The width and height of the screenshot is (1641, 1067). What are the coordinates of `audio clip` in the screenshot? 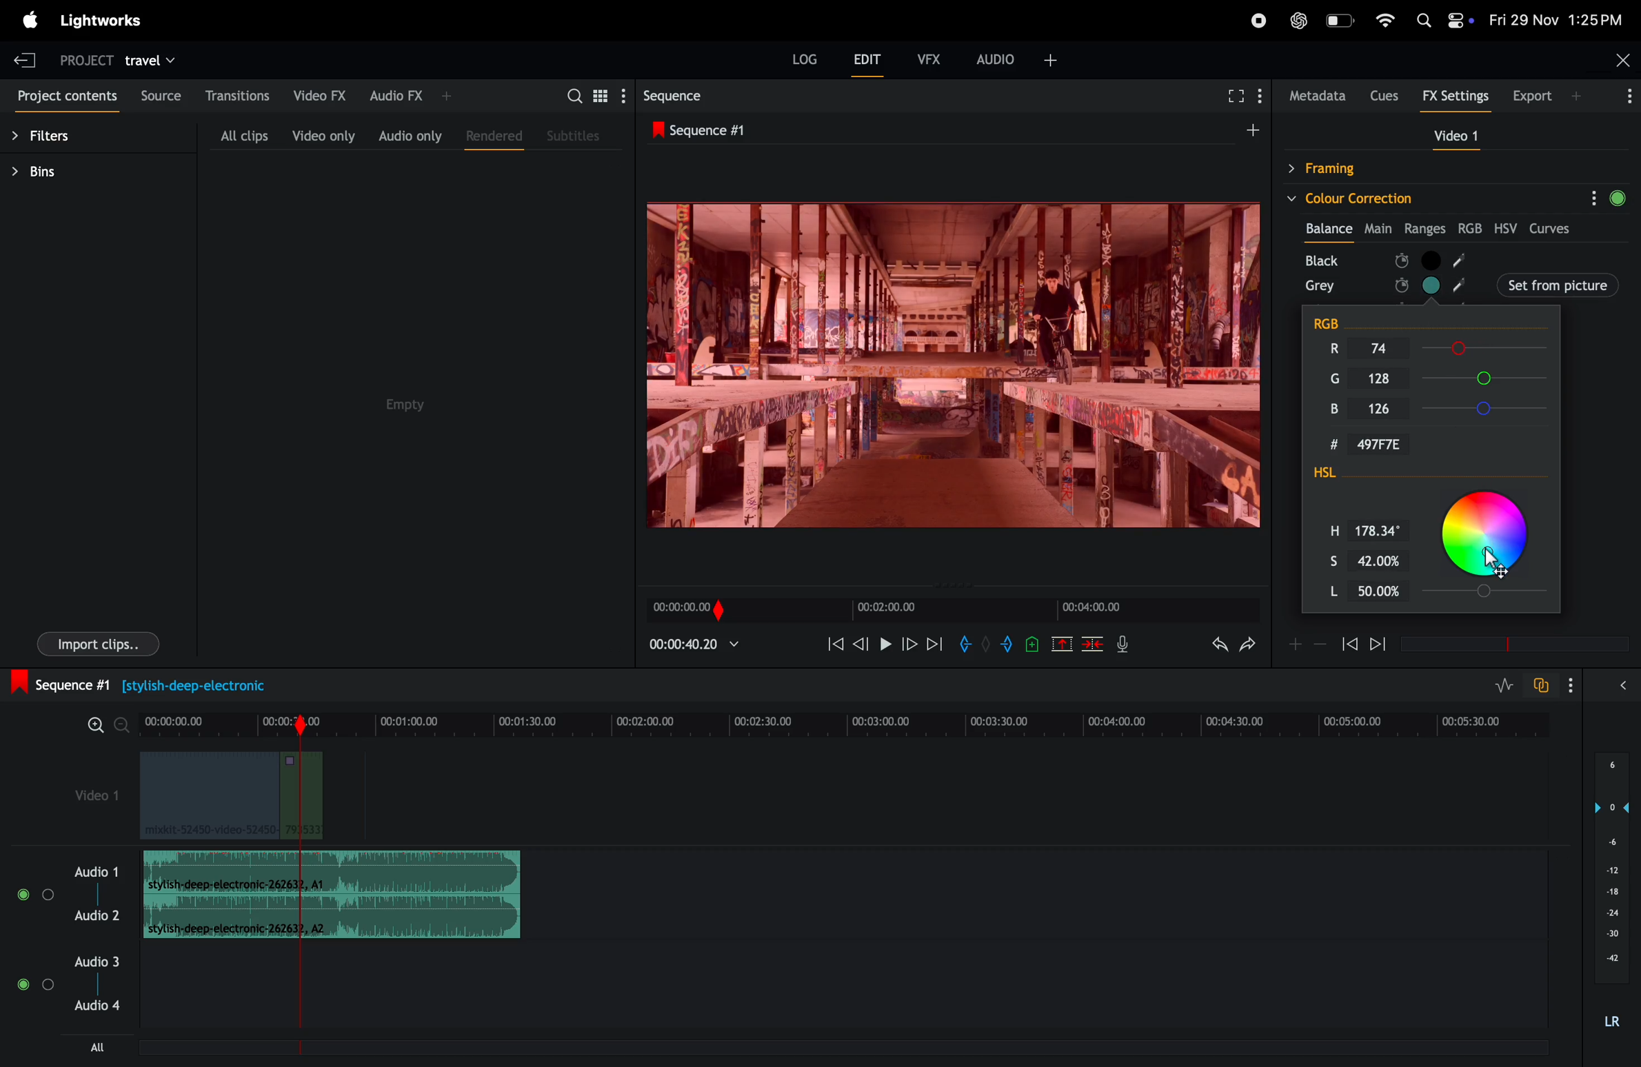 It's located at (332, 872).